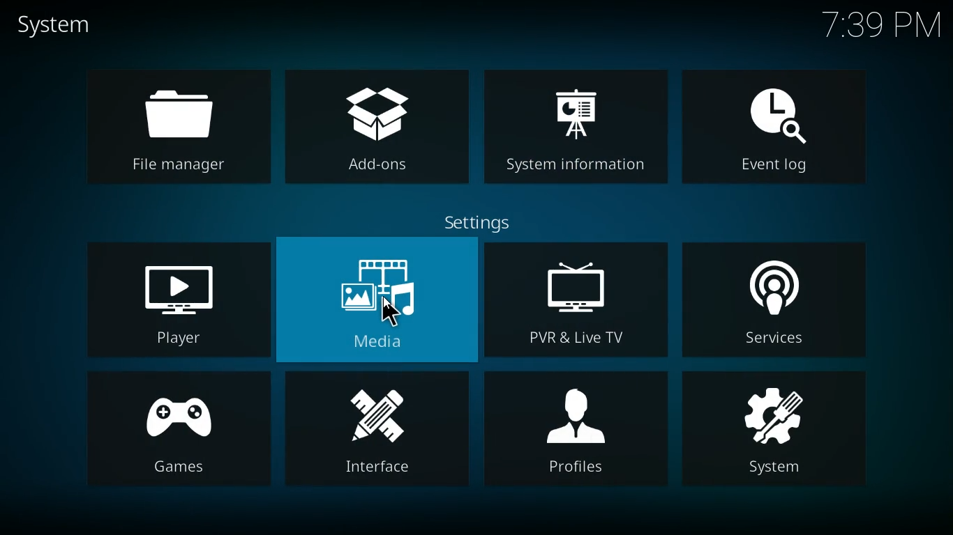  What do you see at coordinates (376, 124) in the screenshot?
I see `add-ons` at bounding box center [376, 124].